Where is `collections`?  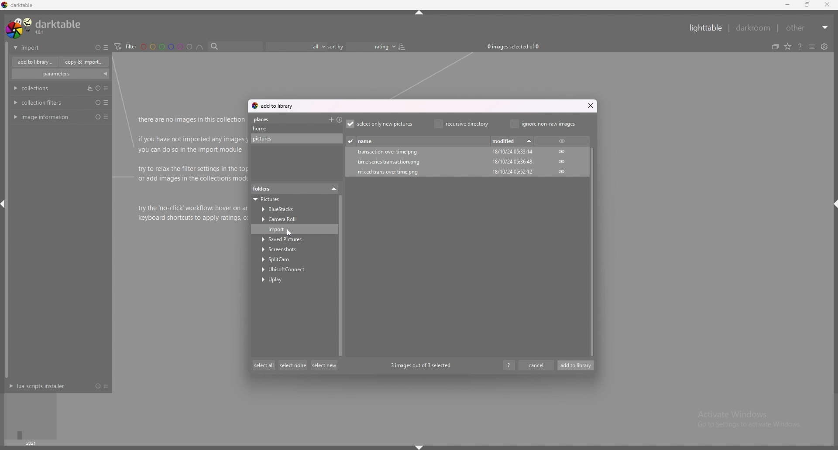 collections is located at coordinates (35, 88).